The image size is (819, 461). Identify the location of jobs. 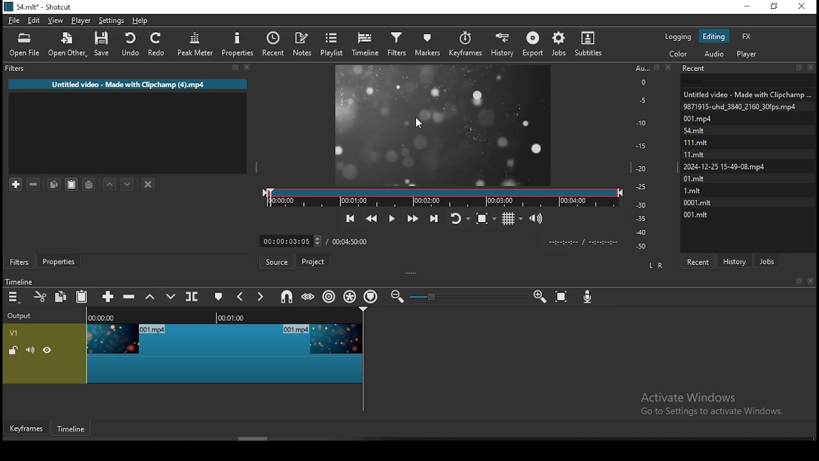
(768, 261).